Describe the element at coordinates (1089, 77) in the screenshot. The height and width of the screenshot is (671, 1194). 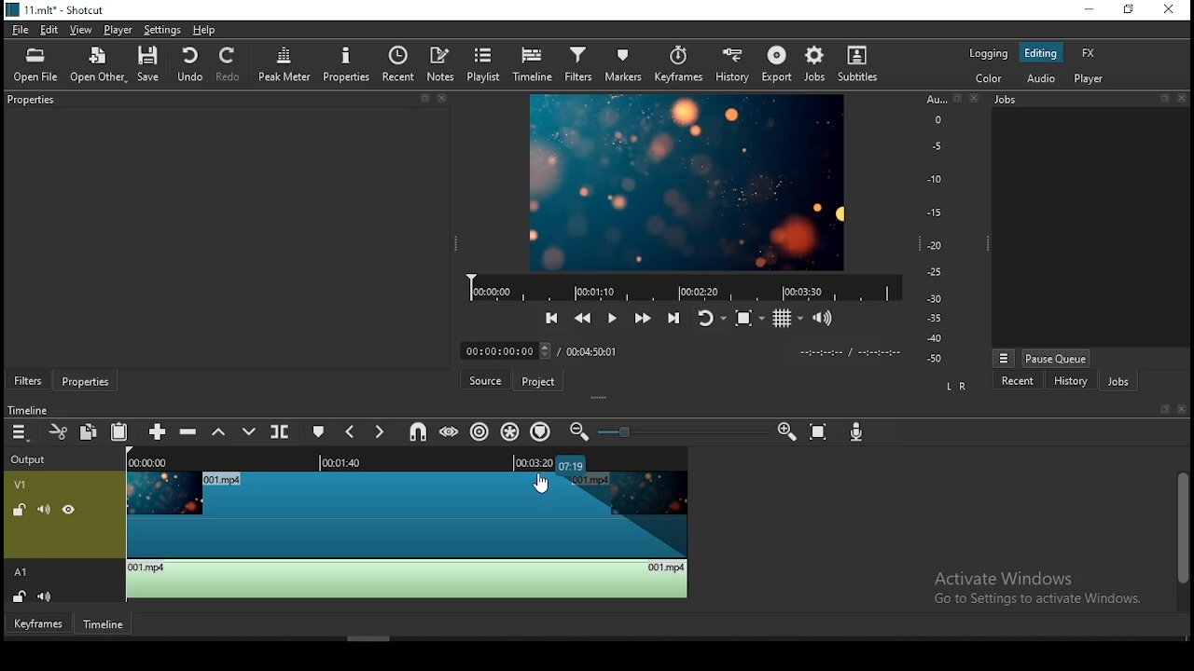
I see `player` at that location.